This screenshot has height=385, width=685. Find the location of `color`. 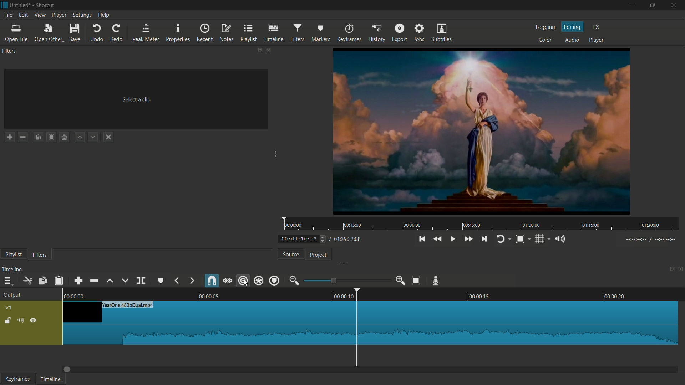

color is located at coordinates (545, 40).